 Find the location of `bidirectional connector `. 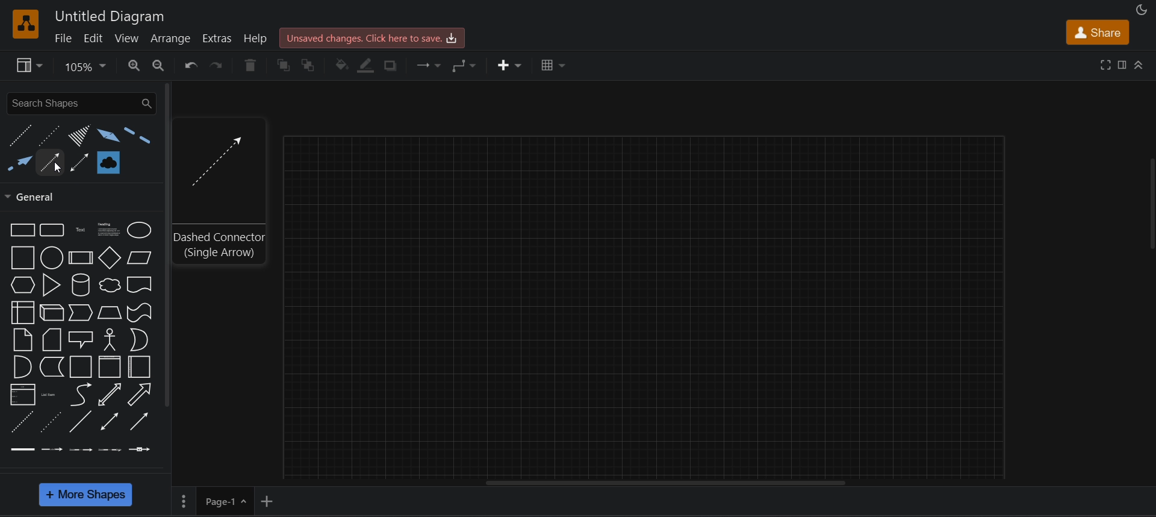

bidirectional connector  is located at coordinates (108, 422).